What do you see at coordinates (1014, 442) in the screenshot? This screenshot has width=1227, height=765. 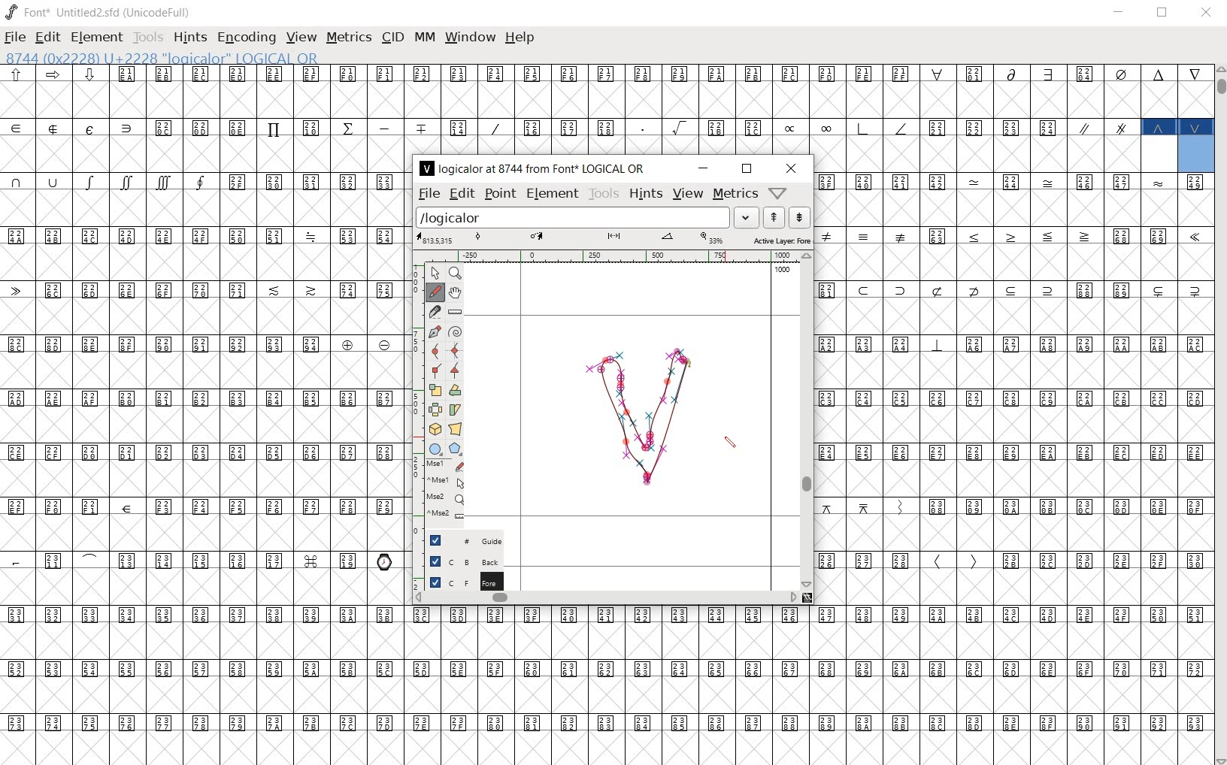 I see `glyph characters` at bounding box center [1014, 442].